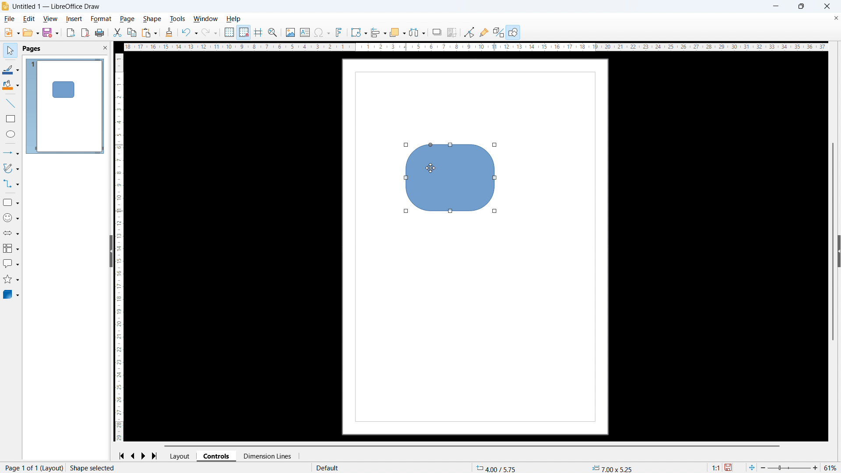 This screenshot has height=473, width=841. I want to click on Background colour , so click(11, 86).